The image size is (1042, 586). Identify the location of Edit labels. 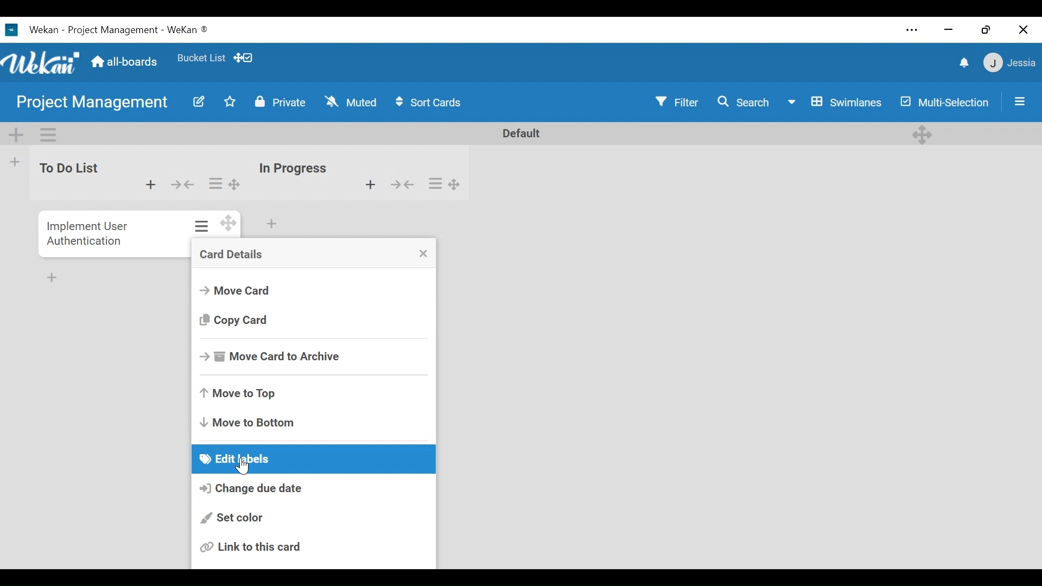
(240, 461).